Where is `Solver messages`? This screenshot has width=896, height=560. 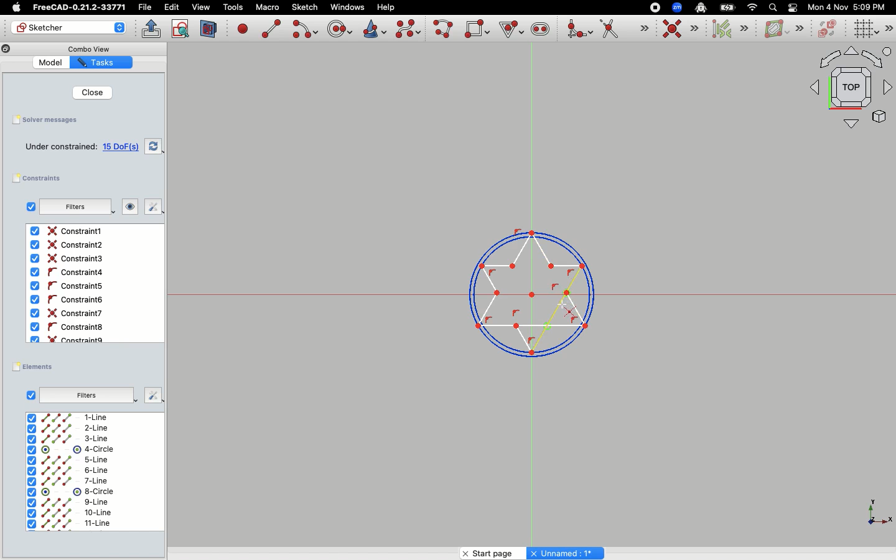 Solver messages is located at coordinates (46, 121).